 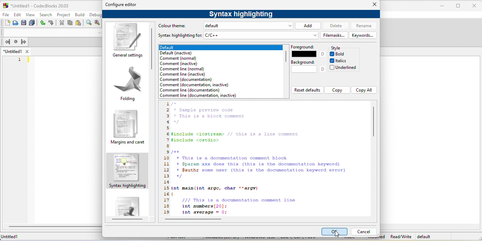 I want to click on default code, so click(x=127, y=204).